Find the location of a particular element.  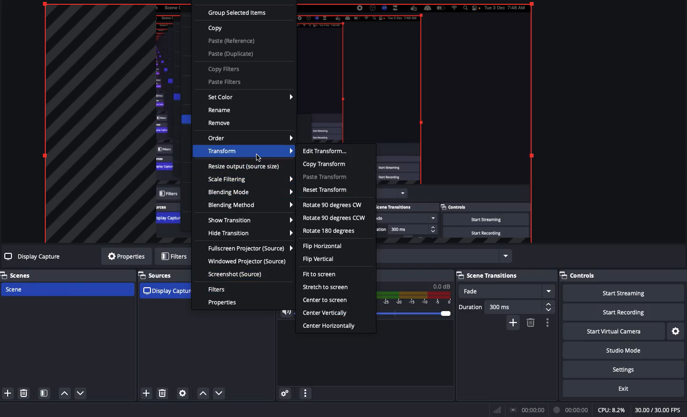

Transform is located at coordinates (247, 153).